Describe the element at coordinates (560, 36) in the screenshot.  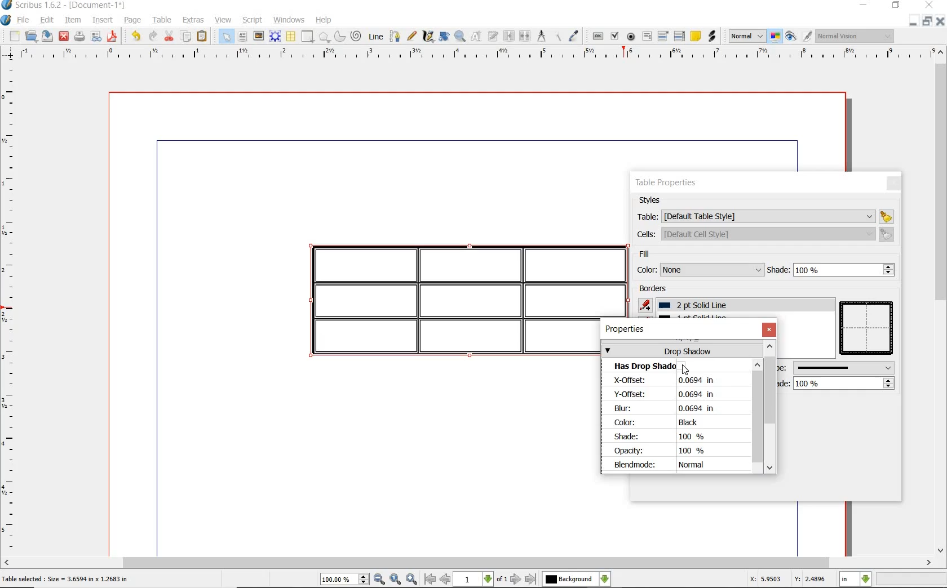
I see `copy item properties` at that location.